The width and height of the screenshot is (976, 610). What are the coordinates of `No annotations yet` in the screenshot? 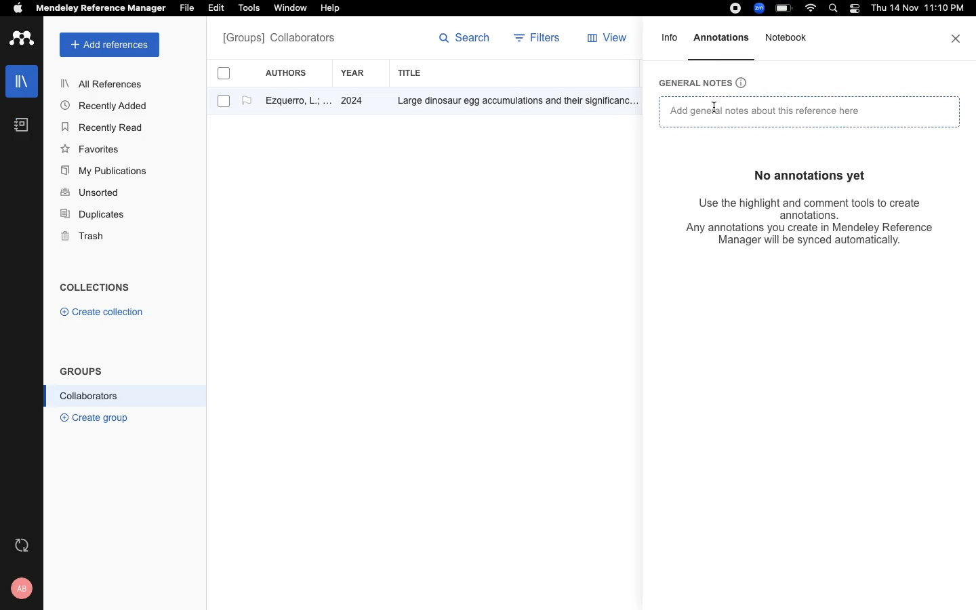 It's located at (813, 174).